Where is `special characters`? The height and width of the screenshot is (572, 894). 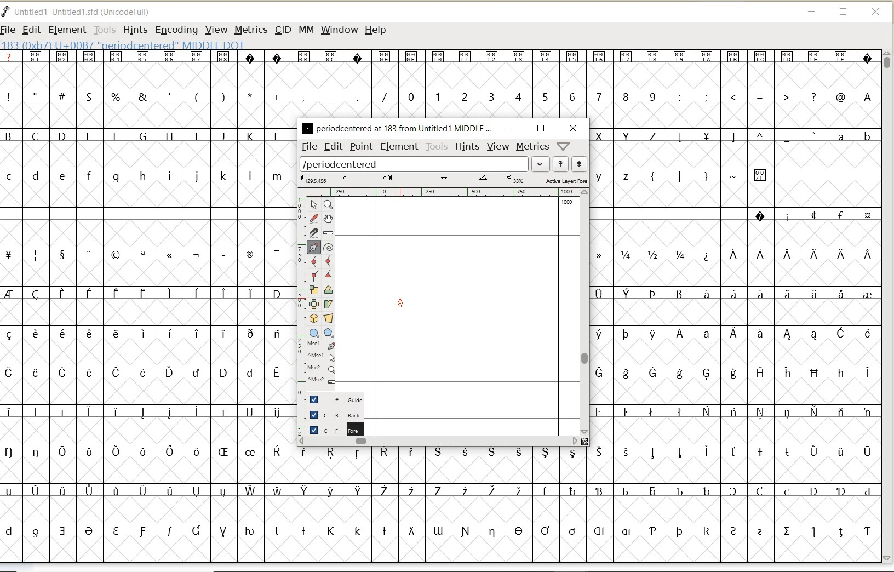 special characters is located at coordinates (737, 342).